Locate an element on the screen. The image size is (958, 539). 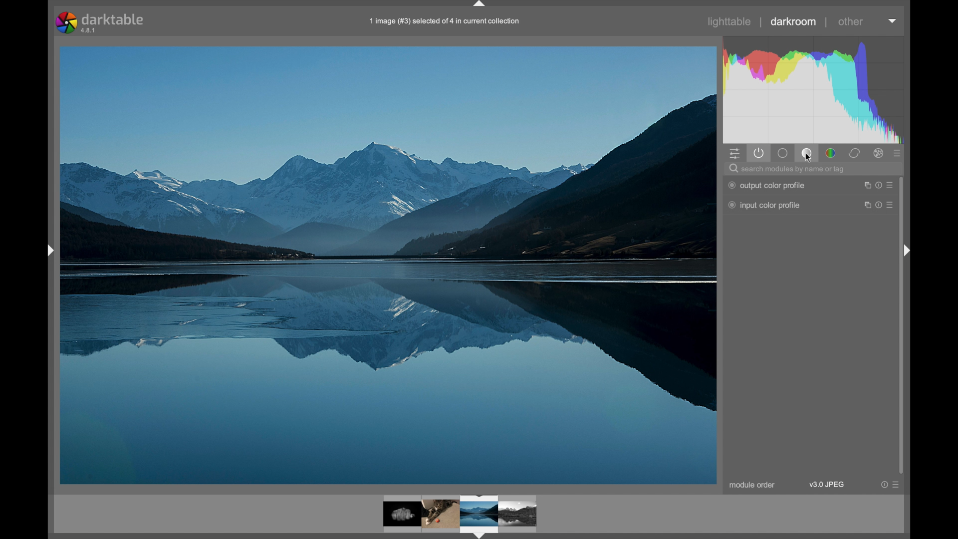
filename is located at coordinates (444, 21).